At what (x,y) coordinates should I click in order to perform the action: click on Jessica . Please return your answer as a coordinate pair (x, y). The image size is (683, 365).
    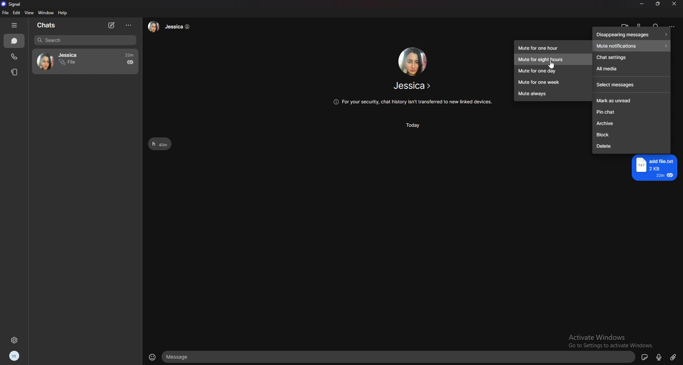
    Looking at the image, I should click on (173, 29).